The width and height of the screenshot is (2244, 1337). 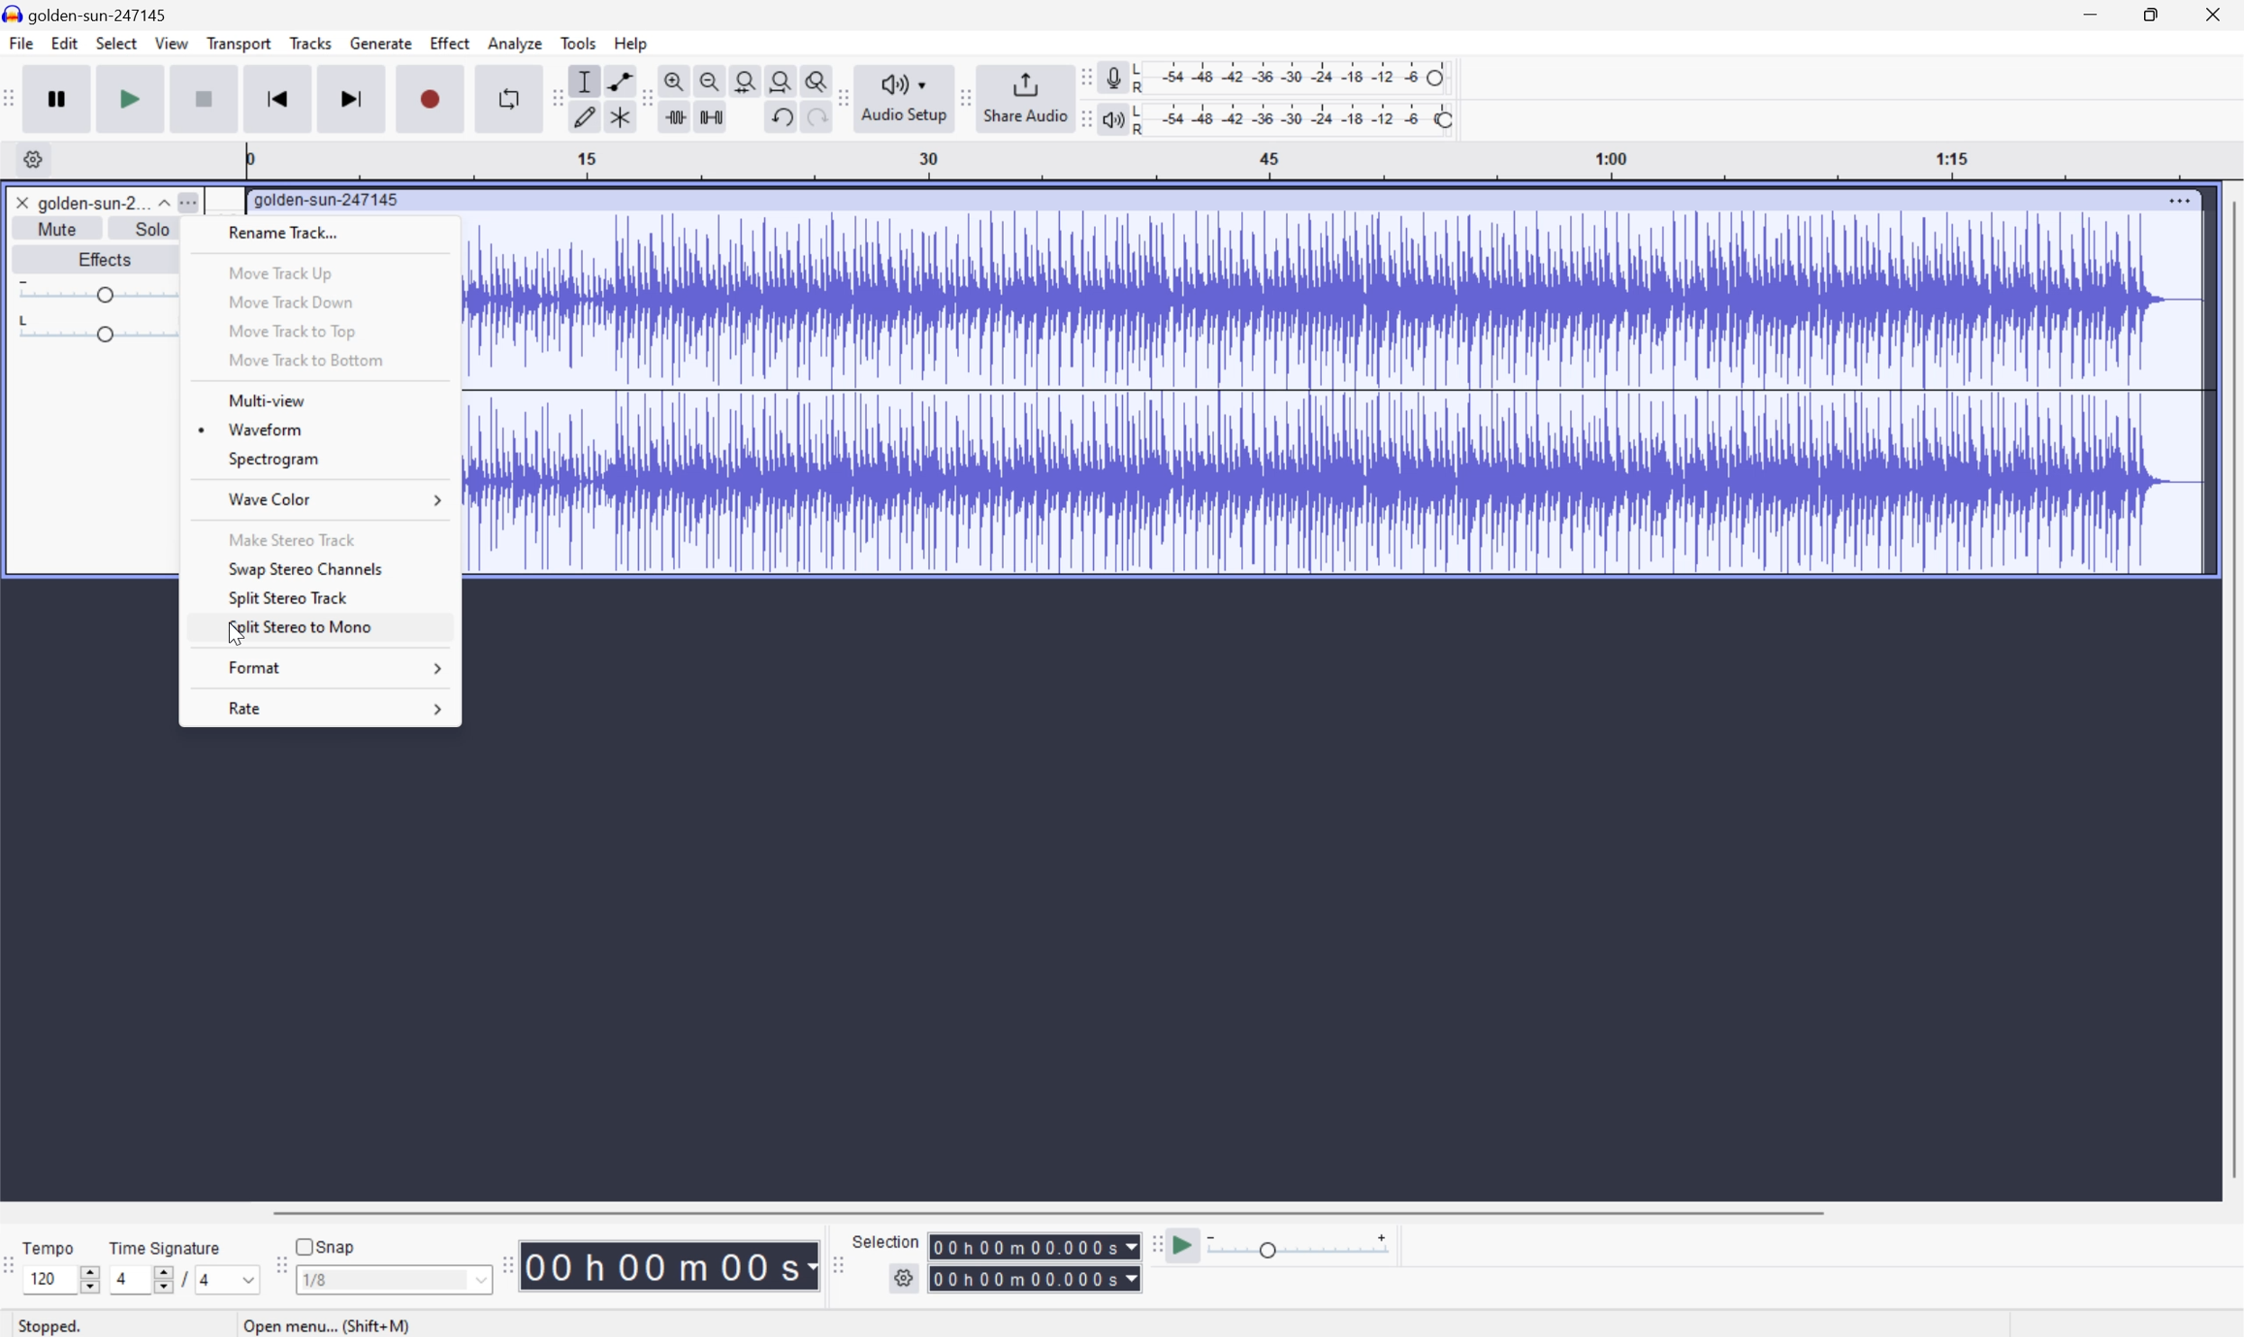 I want to click on Slider, so click(x=159, y=1278).